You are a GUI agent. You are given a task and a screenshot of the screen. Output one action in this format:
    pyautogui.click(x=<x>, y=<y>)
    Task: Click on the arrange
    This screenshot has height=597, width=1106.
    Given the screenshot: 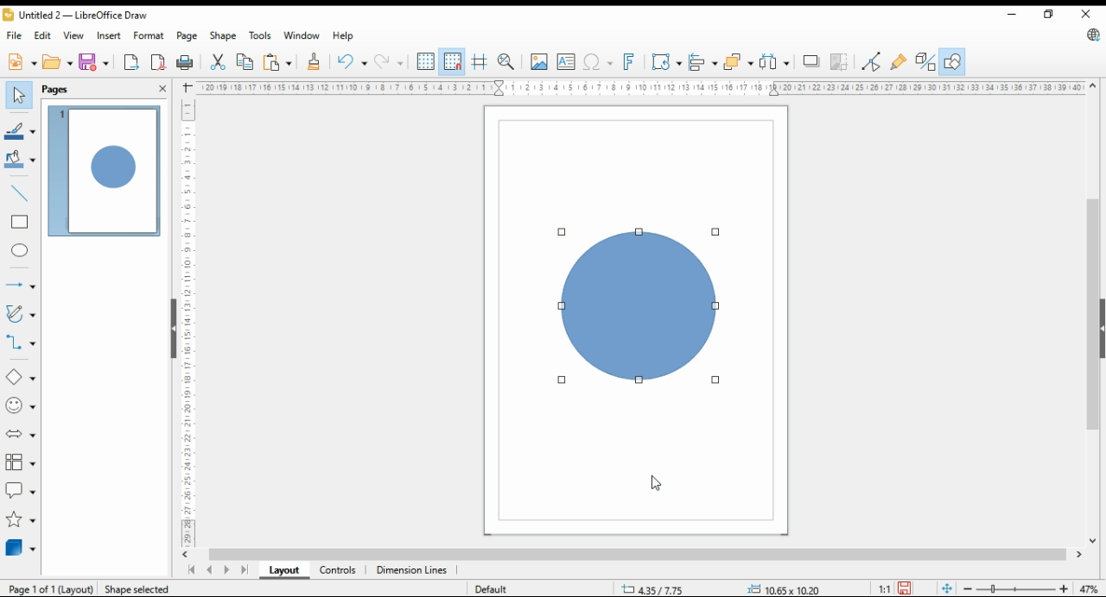 What is the action you would take?
    pyautogui.click(x=738, y=61)
    